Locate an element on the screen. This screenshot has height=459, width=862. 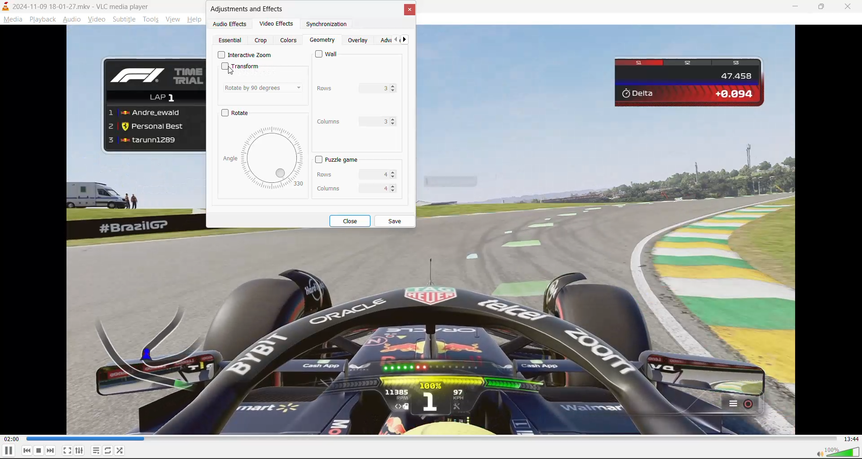
overlay is located at coordinates (359, 41).